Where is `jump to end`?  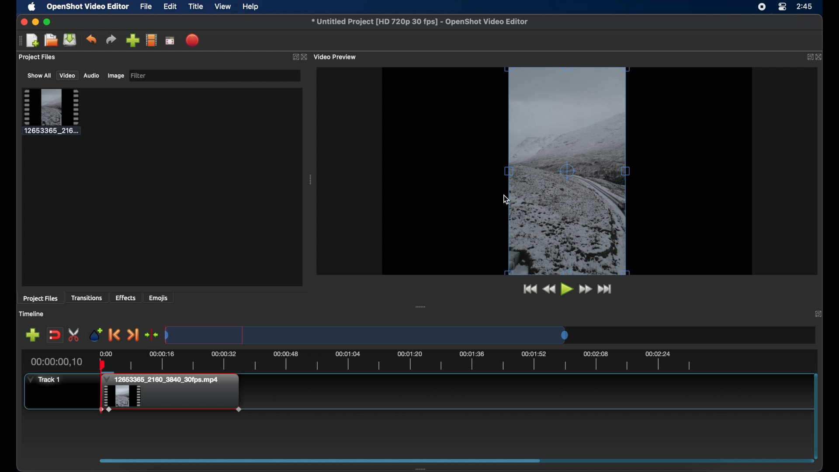
jump to end is located at coordinates (605, 289).